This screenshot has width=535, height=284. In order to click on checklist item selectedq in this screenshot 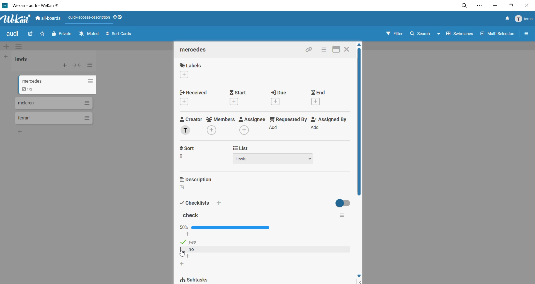, I will do `click(188, 242)`.